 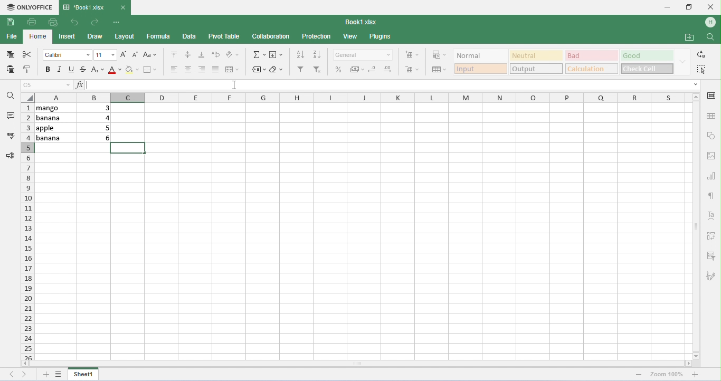 I want to click on signature, so click(x=710, y=277).